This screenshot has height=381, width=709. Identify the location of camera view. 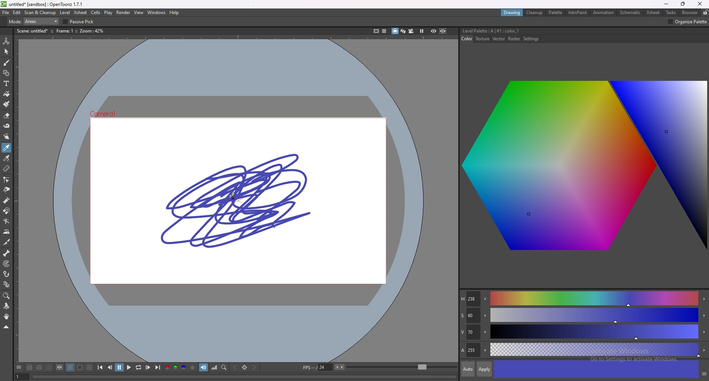
(411, 31).